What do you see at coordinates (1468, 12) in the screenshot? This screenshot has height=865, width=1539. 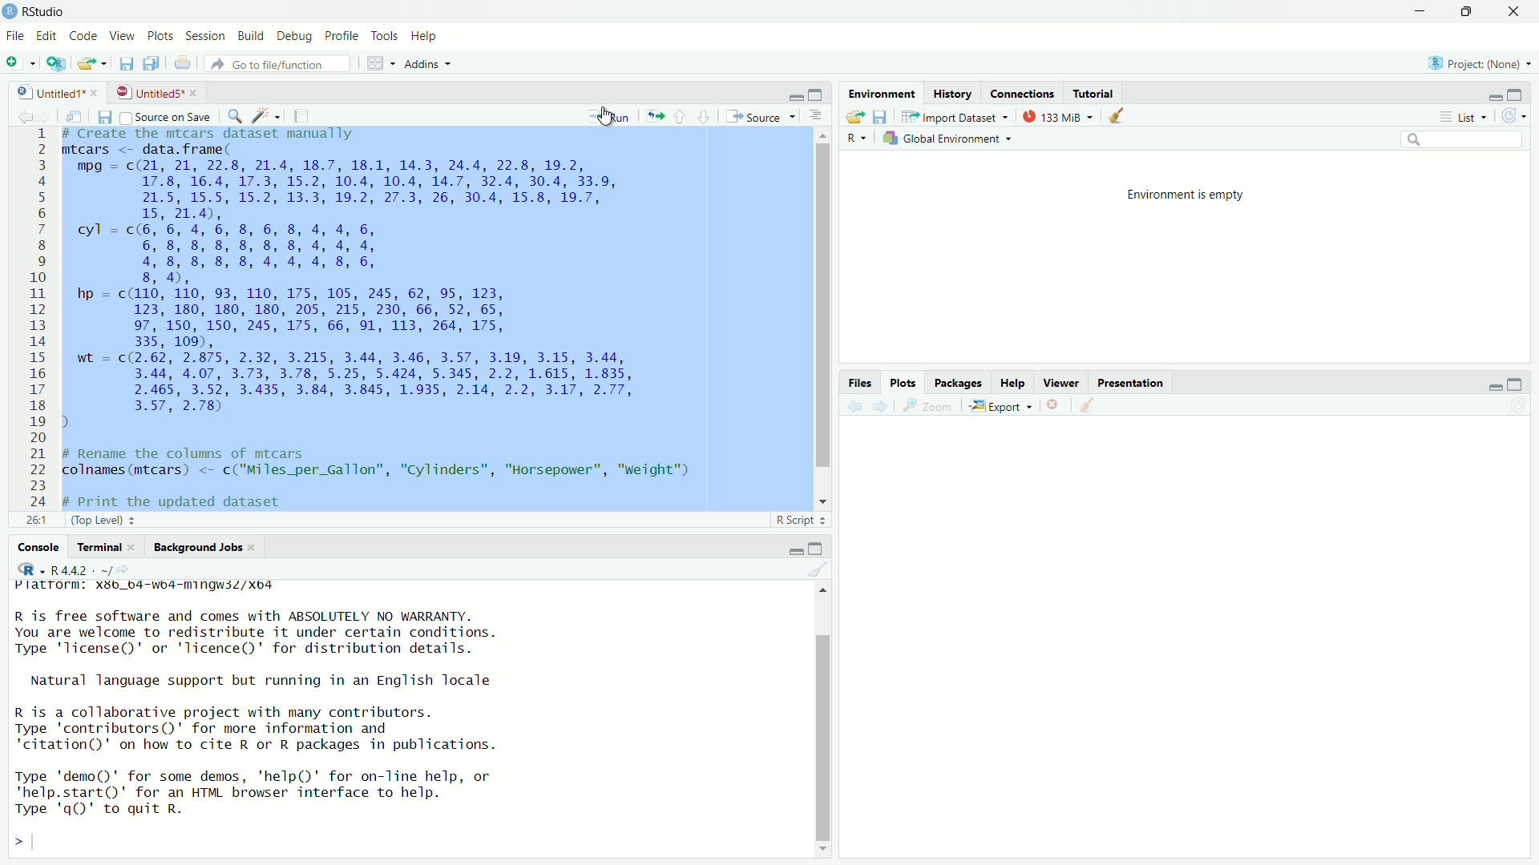 I see `maximise` at bounding box center [1468, 12].